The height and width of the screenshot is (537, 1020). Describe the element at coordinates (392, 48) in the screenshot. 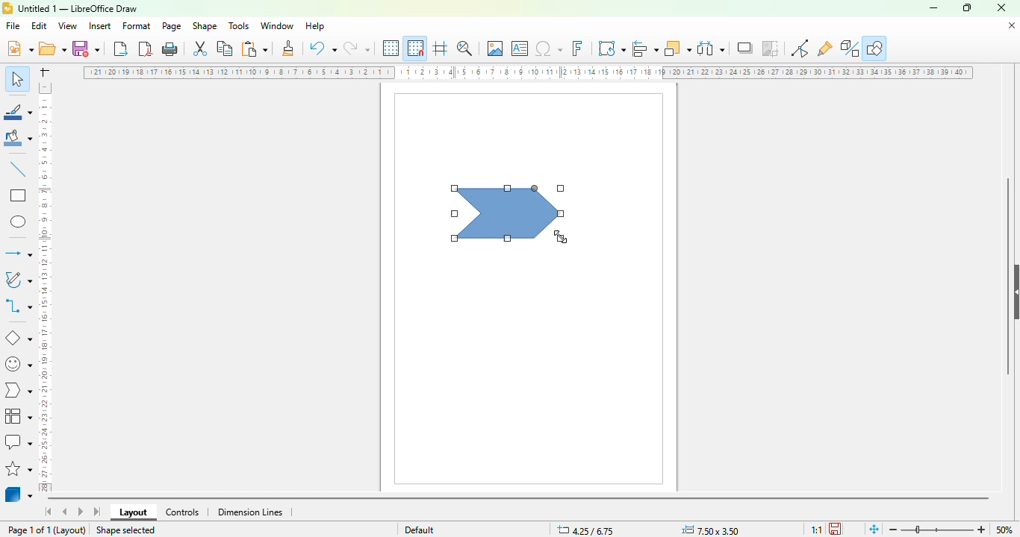

I see `display grid` at that location.